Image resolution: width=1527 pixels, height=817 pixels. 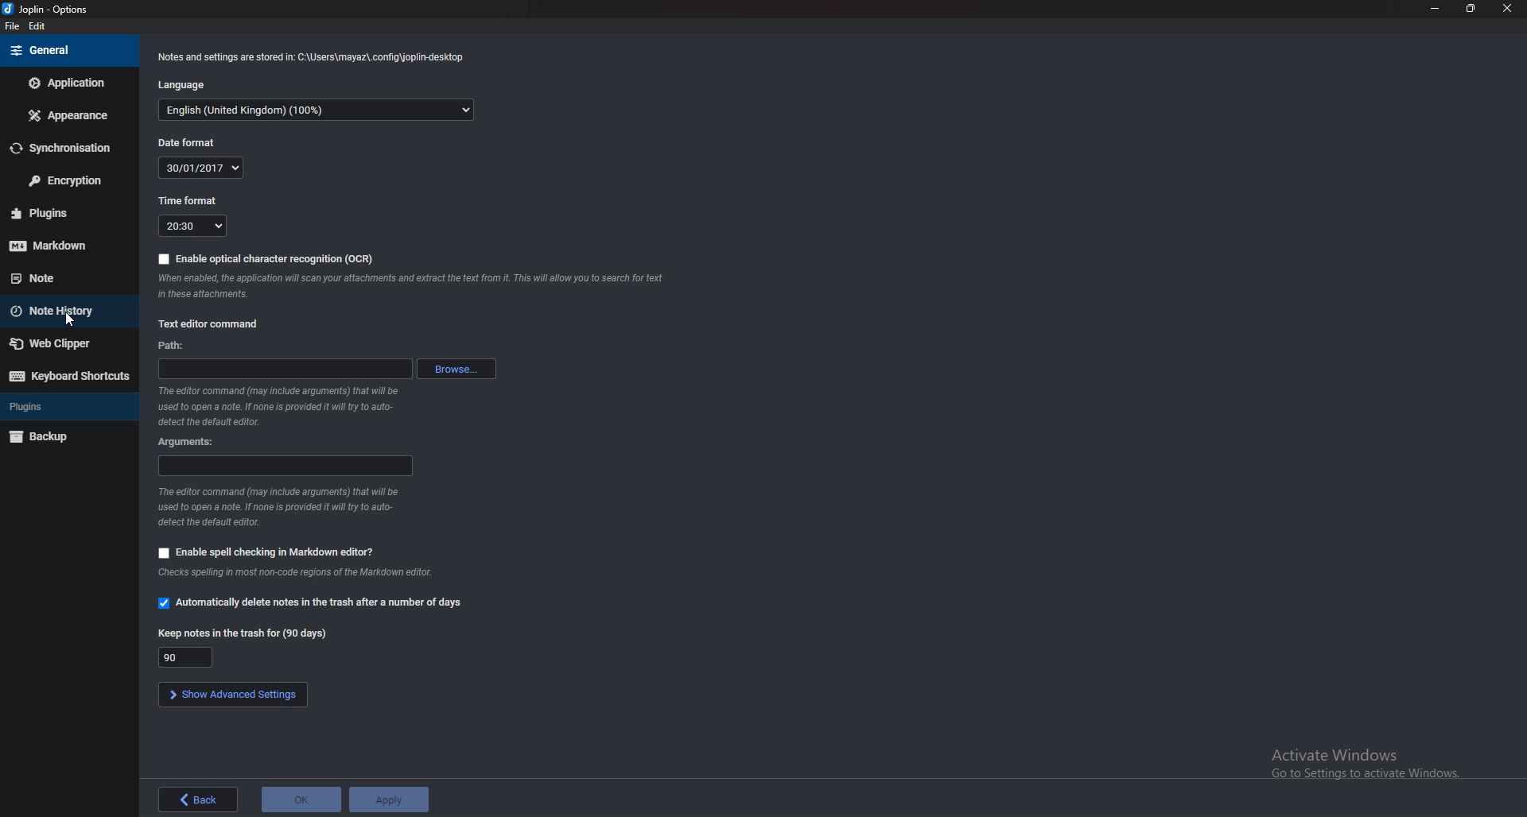 What do you see at coordinates (268, 259) in the screenshot?
I see `Enable O C R` at bounding box center [268, 259].